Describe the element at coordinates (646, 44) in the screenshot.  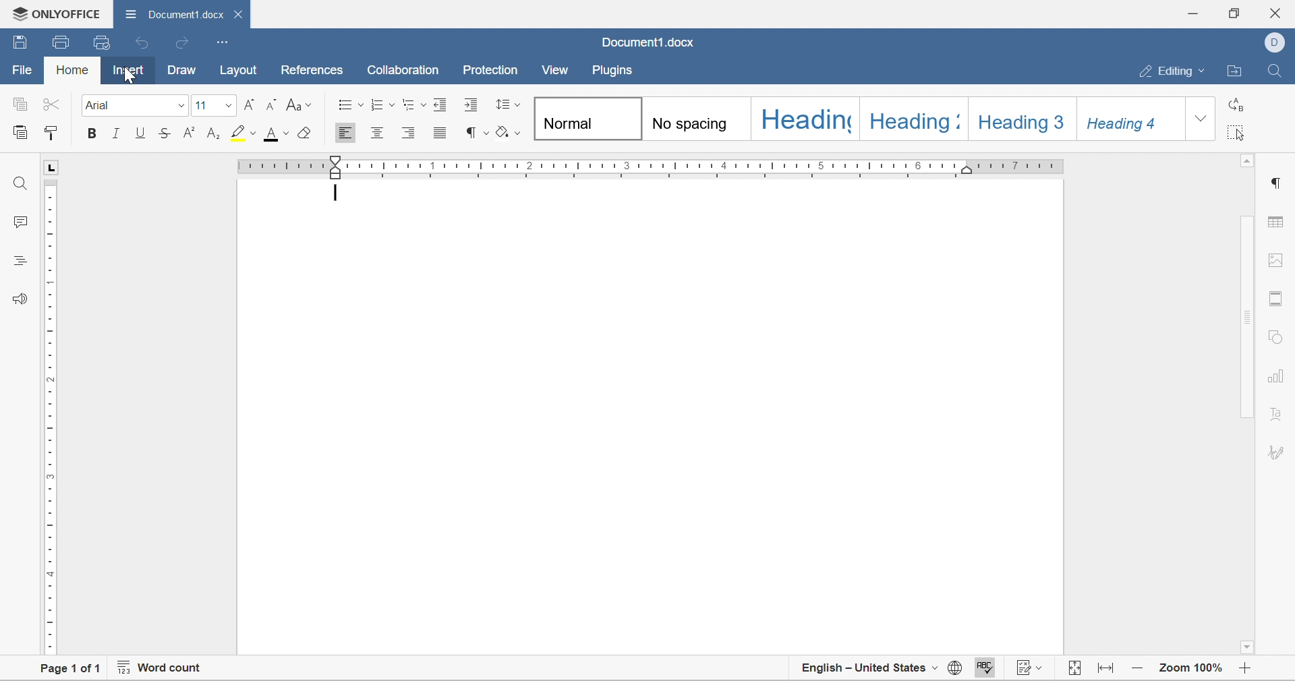
I see `Document.docx` at that location.